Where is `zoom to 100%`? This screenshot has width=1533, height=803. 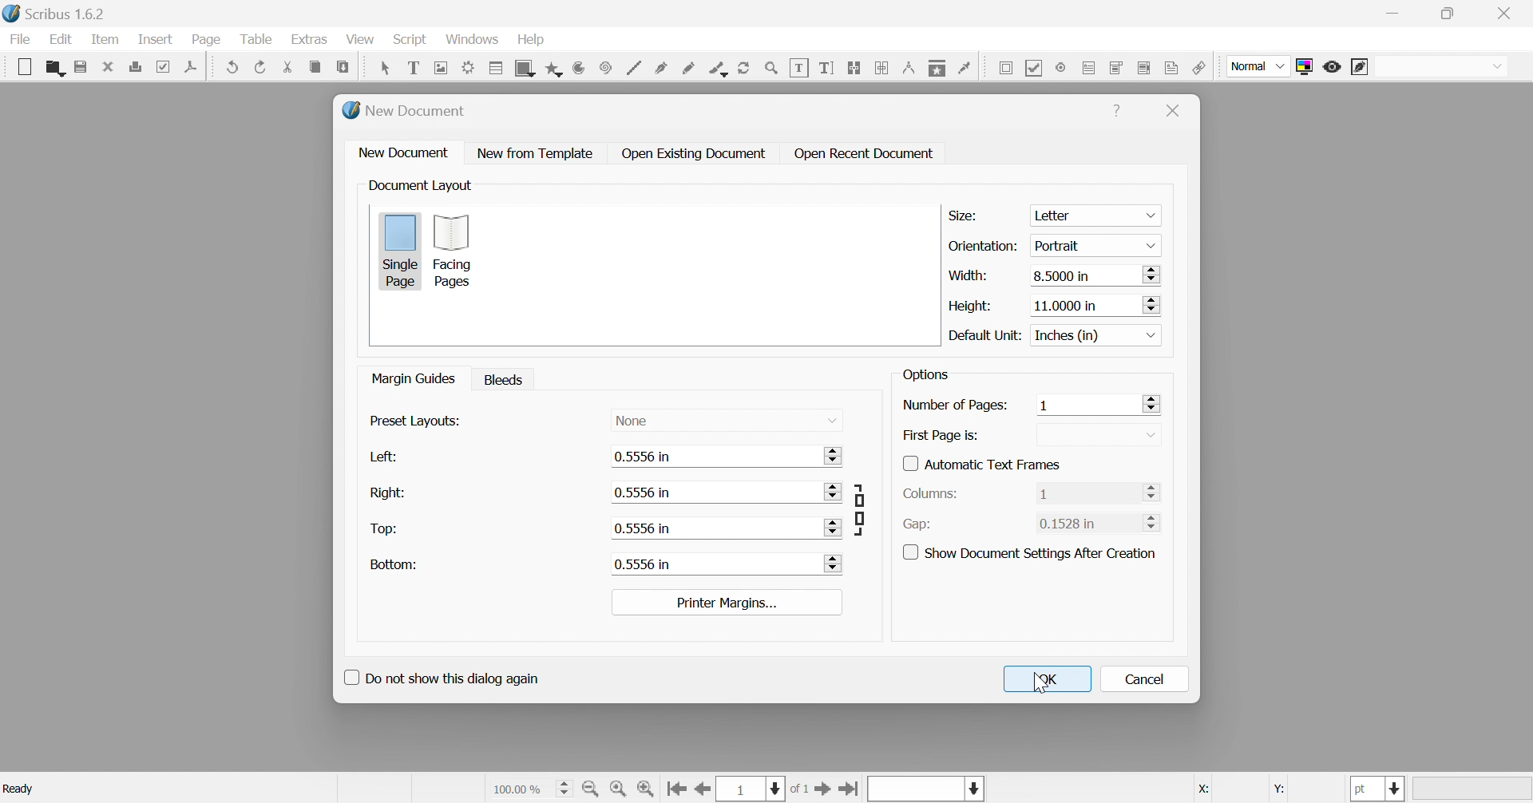
zoom to 100% is located at coordinates (618, 788).